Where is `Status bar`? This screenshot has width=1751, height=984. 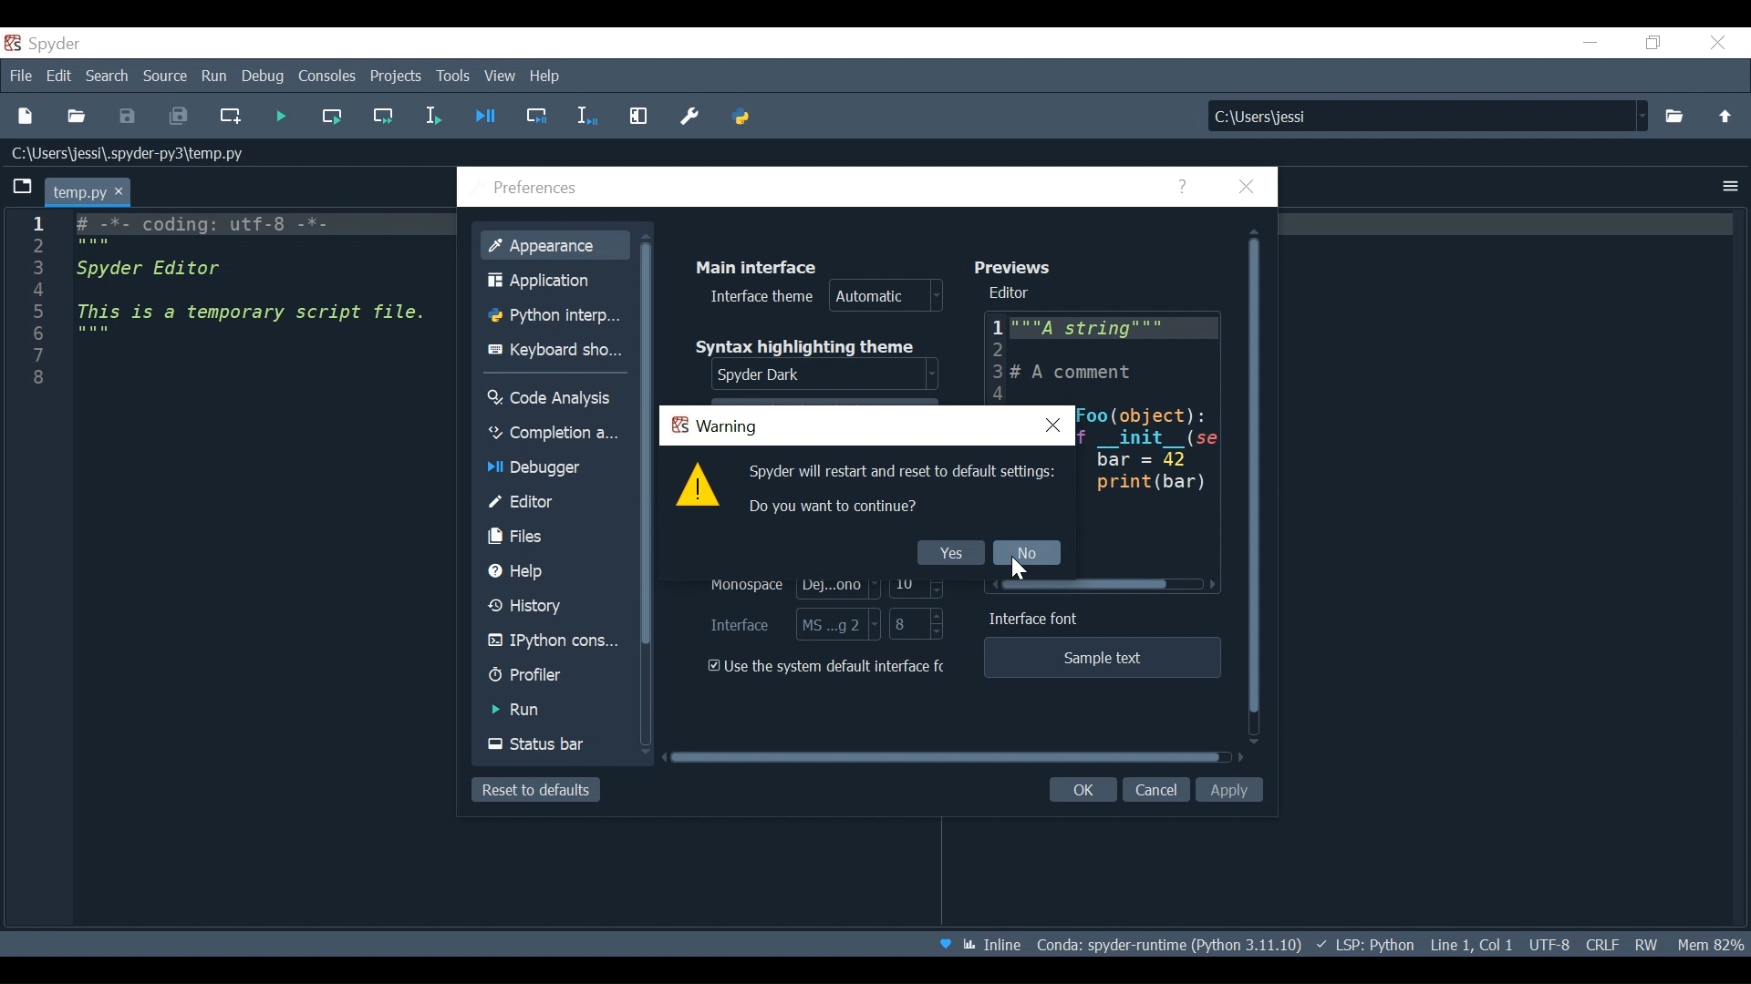
Status bar is located at coordinates (554, 743).